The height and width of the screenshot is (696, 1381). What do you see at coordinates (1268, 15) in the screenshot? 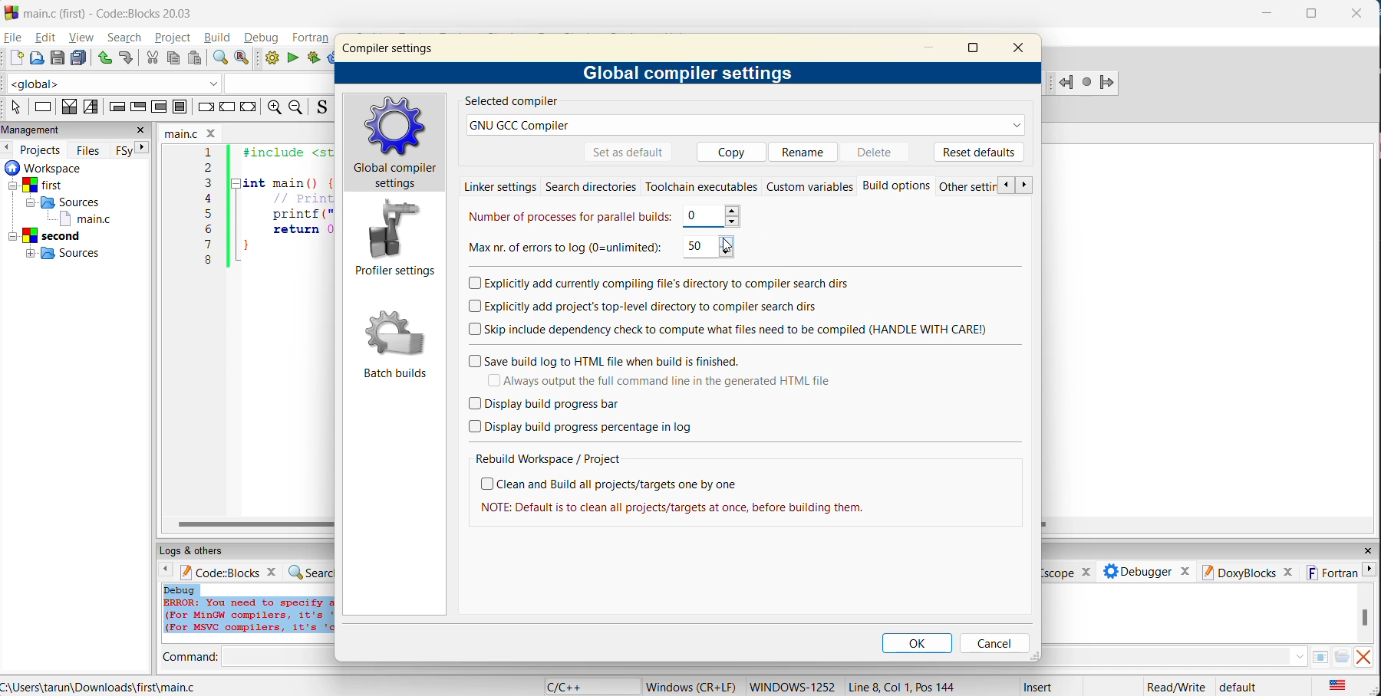
I see `minimize` at bounding box center [1268, 15].